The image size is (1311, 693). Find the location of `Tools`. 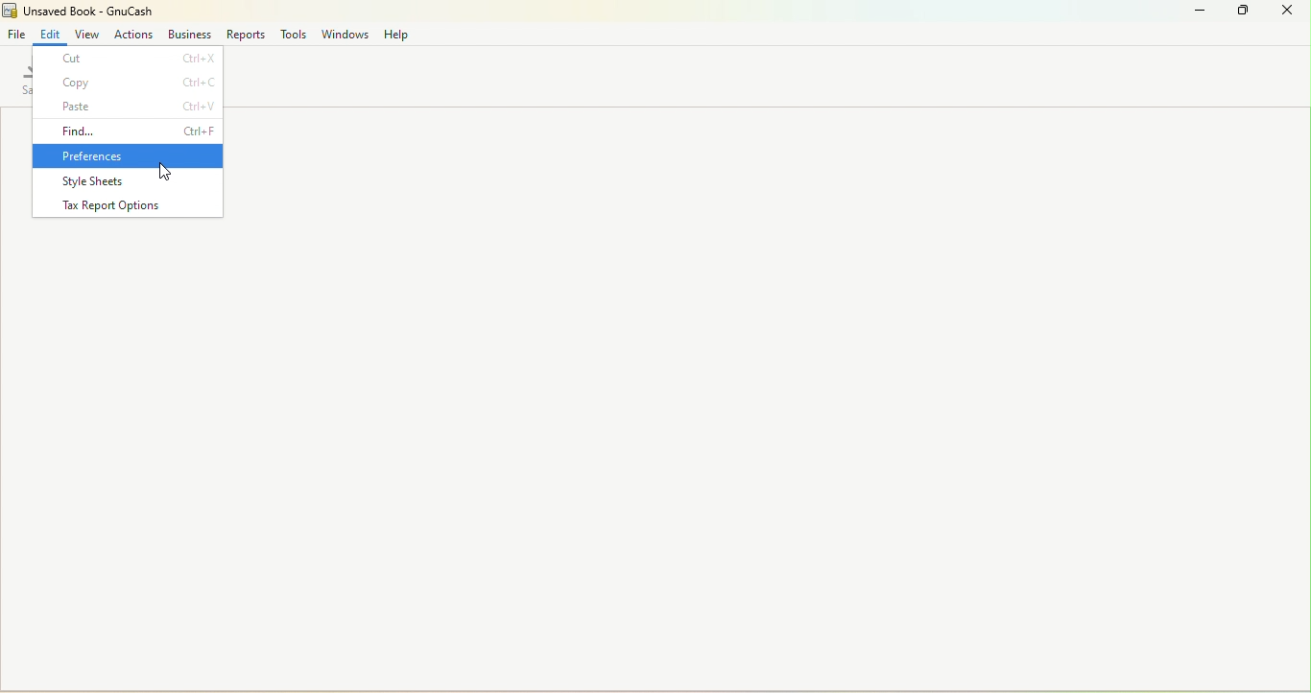

Tools is located at coordinates (295, 35).